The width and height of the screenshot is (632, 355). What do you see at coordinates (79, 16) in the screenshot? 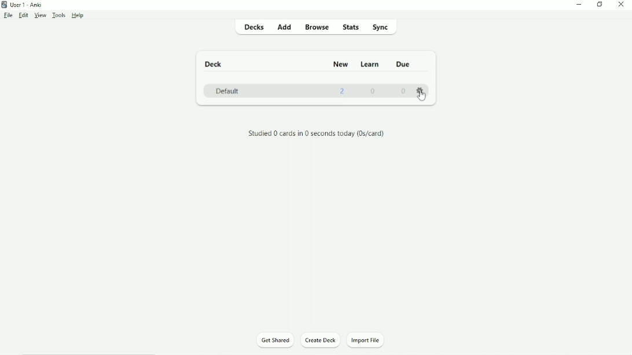
I see `Help` at bounding box center [79, 16].